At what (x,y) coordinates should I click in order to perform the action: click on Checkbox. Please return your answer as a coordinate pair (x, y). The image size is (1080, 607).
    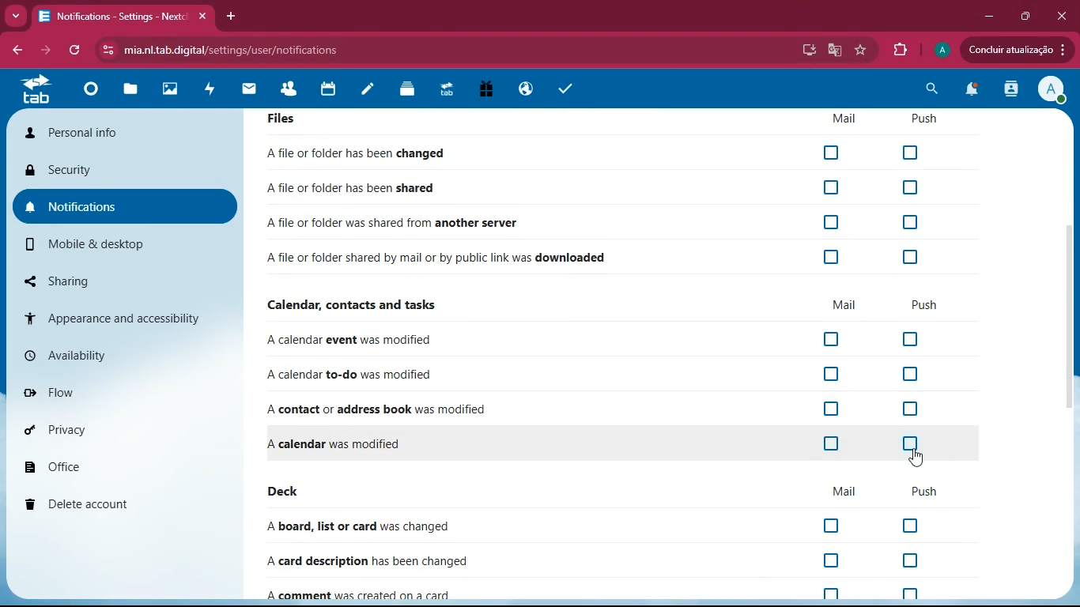
    Looking at the image, I should click on (915, 258).